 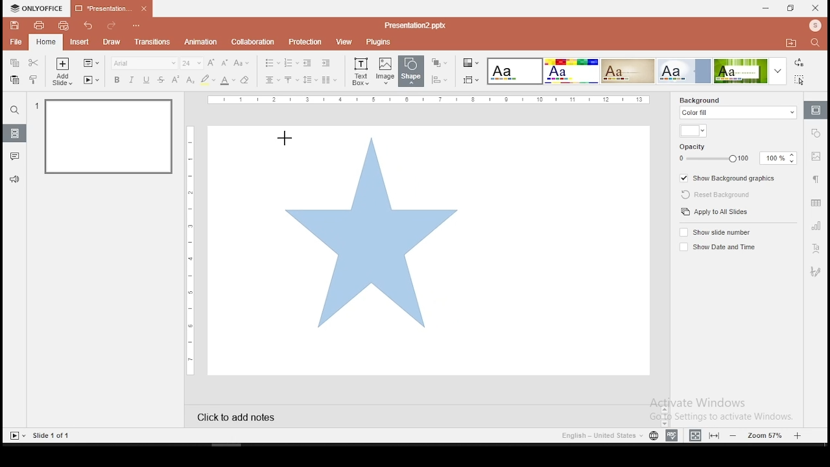 What do you see at coordinates (15, 110) in the screenshot?
I see `search` at bounding box center [15, 110].